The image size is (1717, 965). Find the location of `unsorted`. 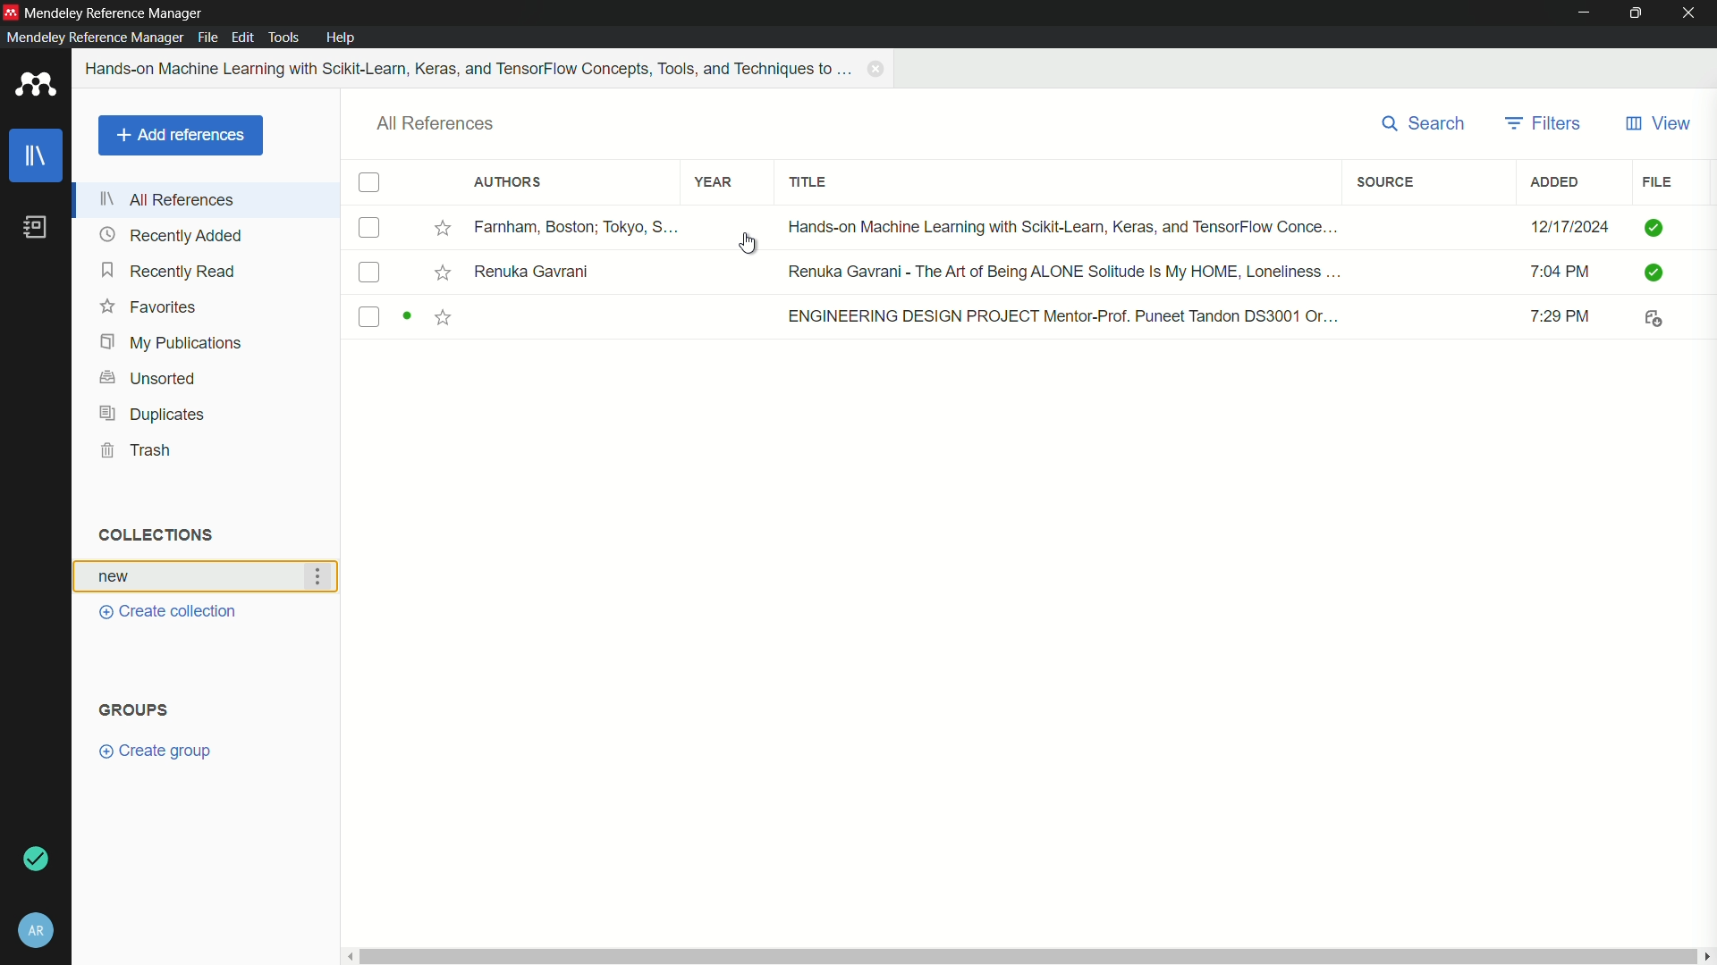

unsorted is located at coordinates (151, 376).